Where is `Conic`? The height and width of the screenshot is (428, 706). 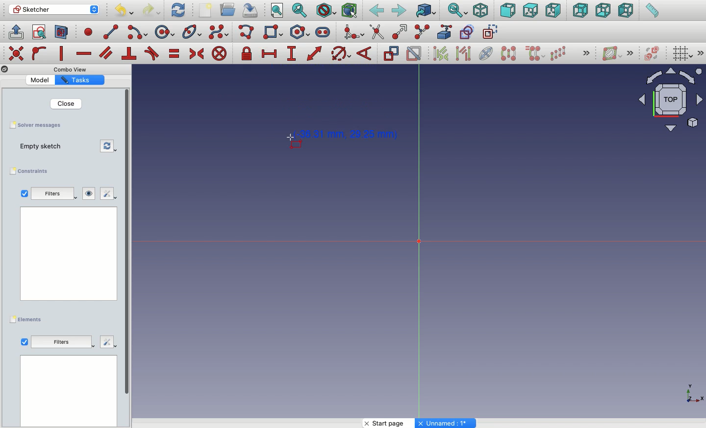 Conic is located at coordinates (193, 32).